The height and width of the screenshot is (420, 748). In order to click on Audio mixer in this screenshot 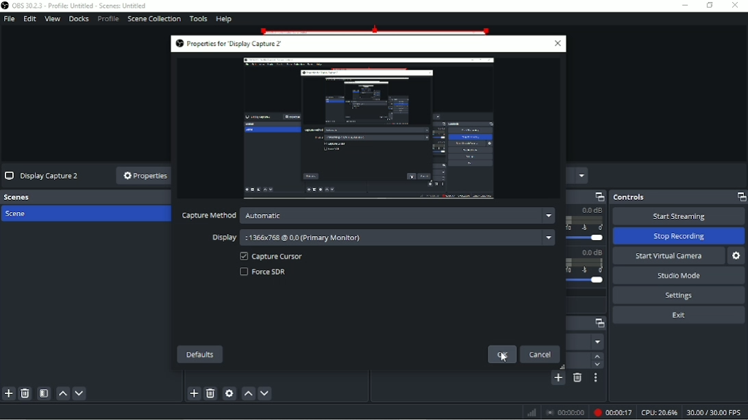, I will do `click(587, 196)`.